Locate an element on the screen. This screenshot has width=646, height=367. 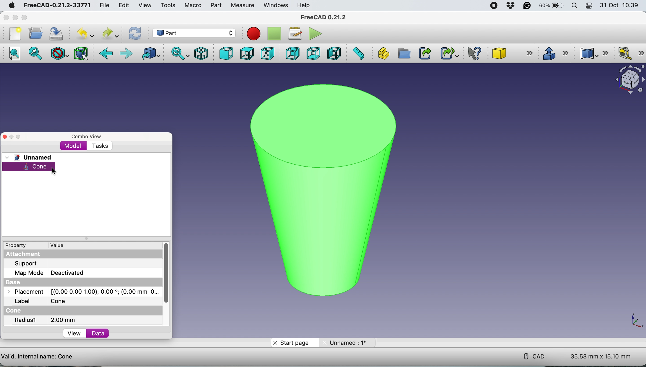
system logo is located at coordinates (9, 5).